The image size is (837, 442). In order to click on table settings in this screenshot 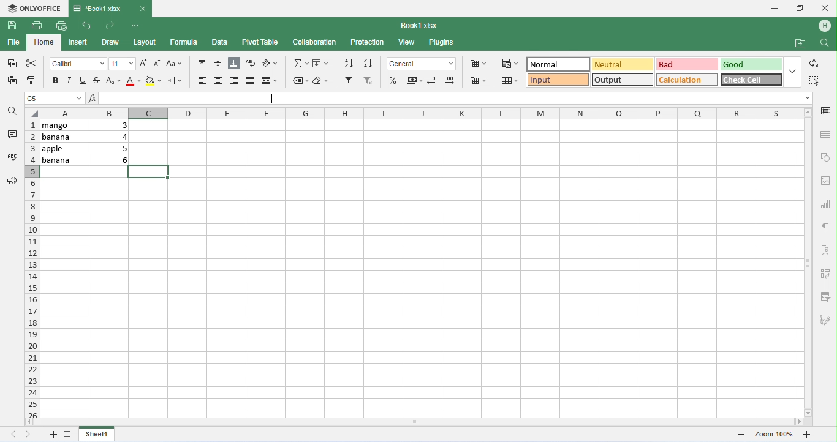, I will do `click(825, 134)`.